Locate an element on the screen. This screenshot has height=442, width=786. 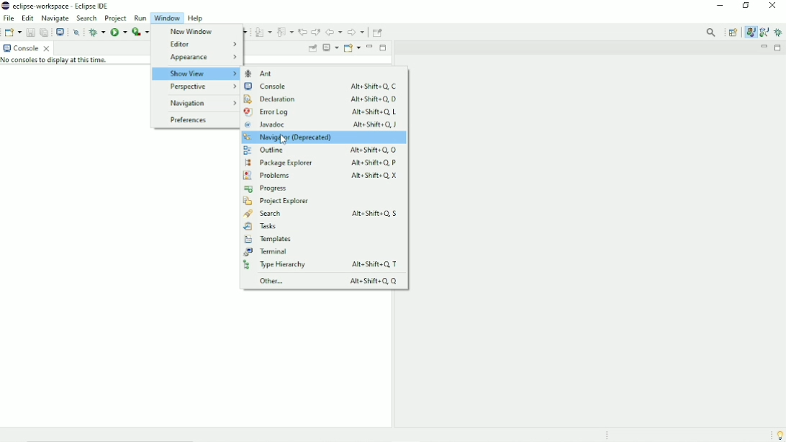
Package Explorer is located at coordinates (324, 162).